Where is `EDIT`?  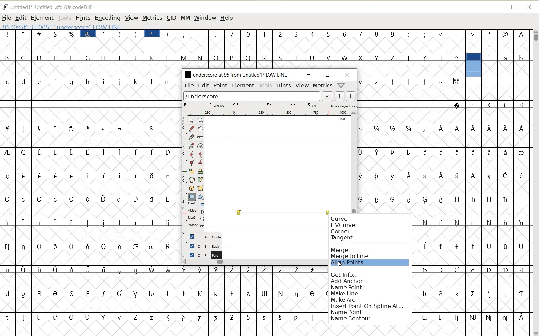 EDIT is located at coordinates (204, 85).